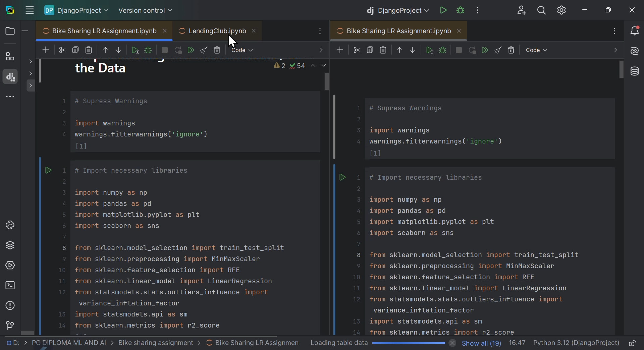 This screenshot has width=644, height=350. Describe the element at coordinates (536, 50) in the screenshot. I see `code` at that location.